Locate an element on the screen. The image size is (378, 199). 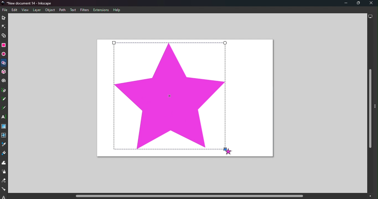
Extensions is located at coordinates (102, 10).